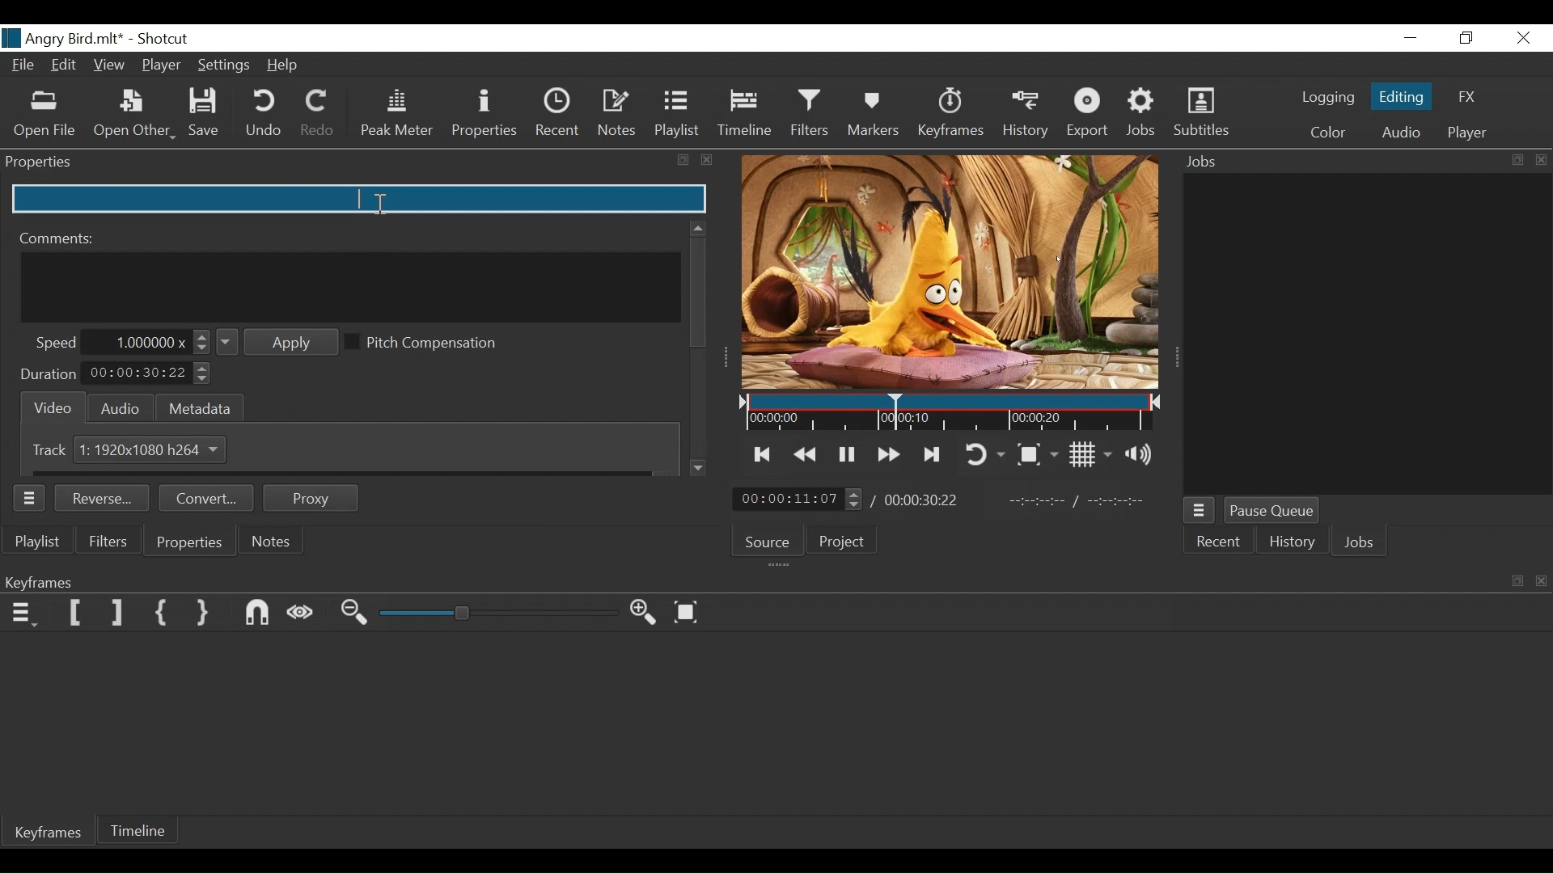 This screenshot has width=1553, height=873. What do you see at coordinates (1467, 37) in the screenshot?
I see `Restore` at bounding box center [1467, 37].